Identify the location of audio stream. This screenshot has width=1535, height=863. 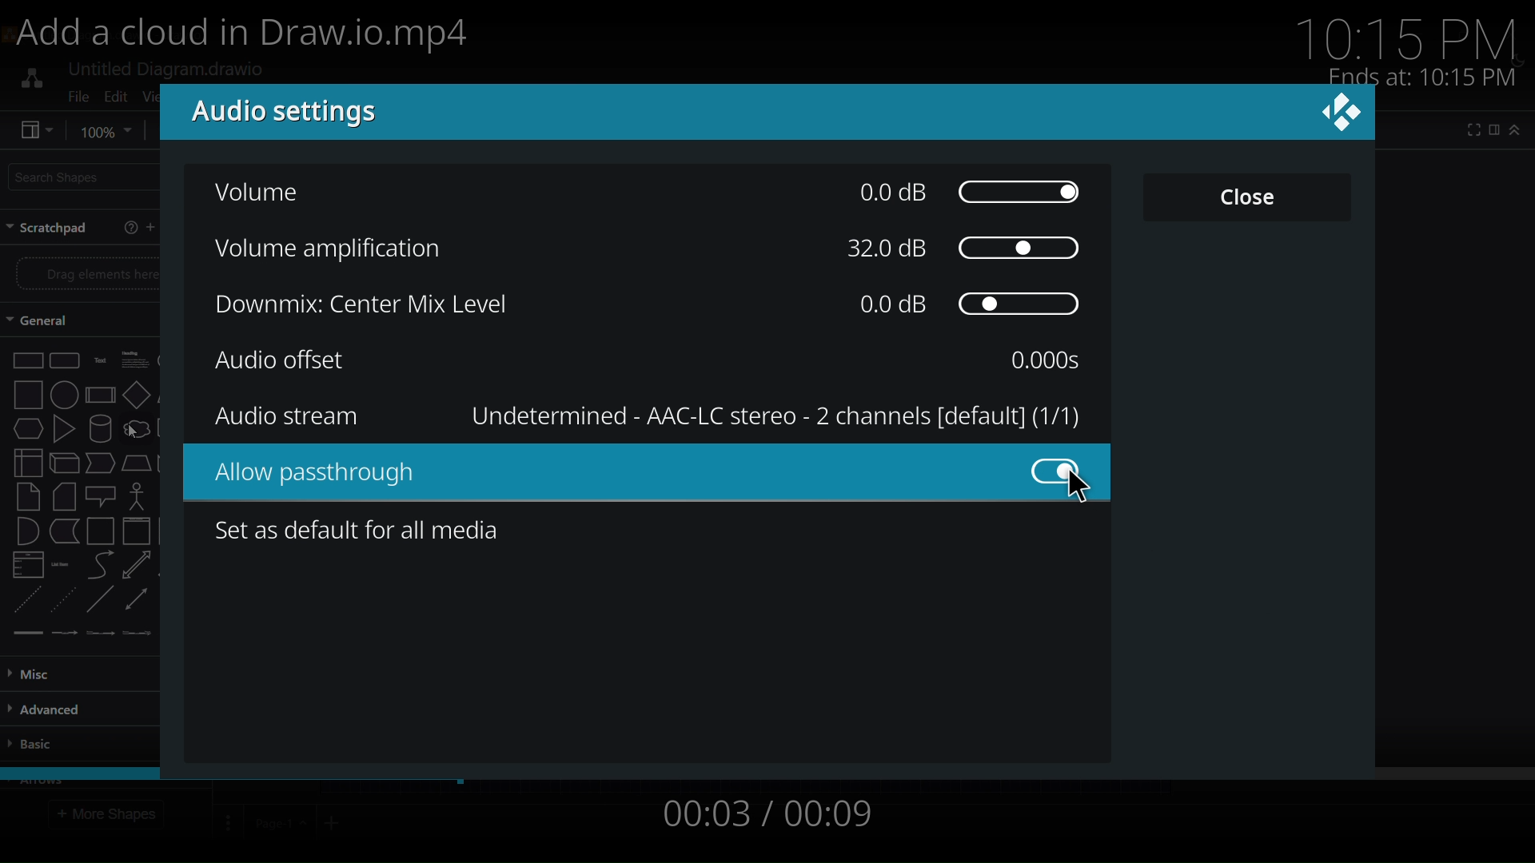
(297, 419).